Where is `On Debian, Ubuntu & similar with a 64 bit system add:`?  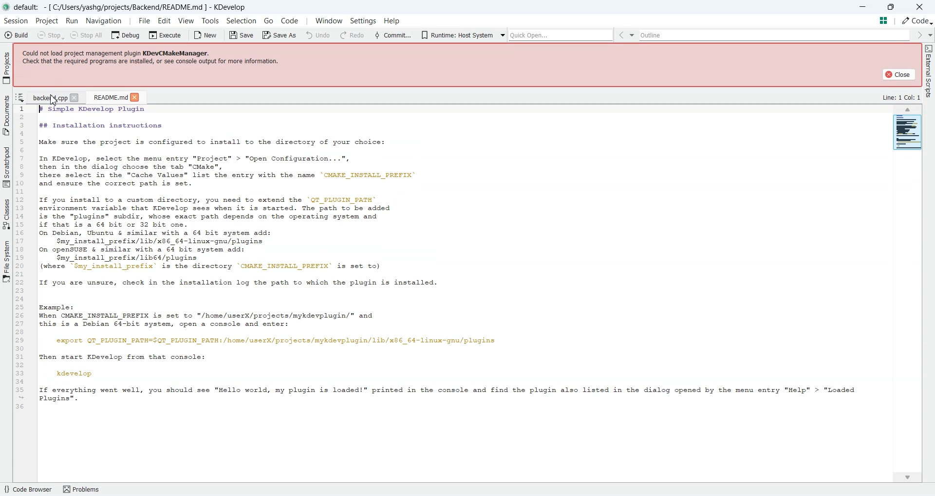 On Debian, Ubuntu & similar with a 64 bit system add: is located at coordinates (158, 232).